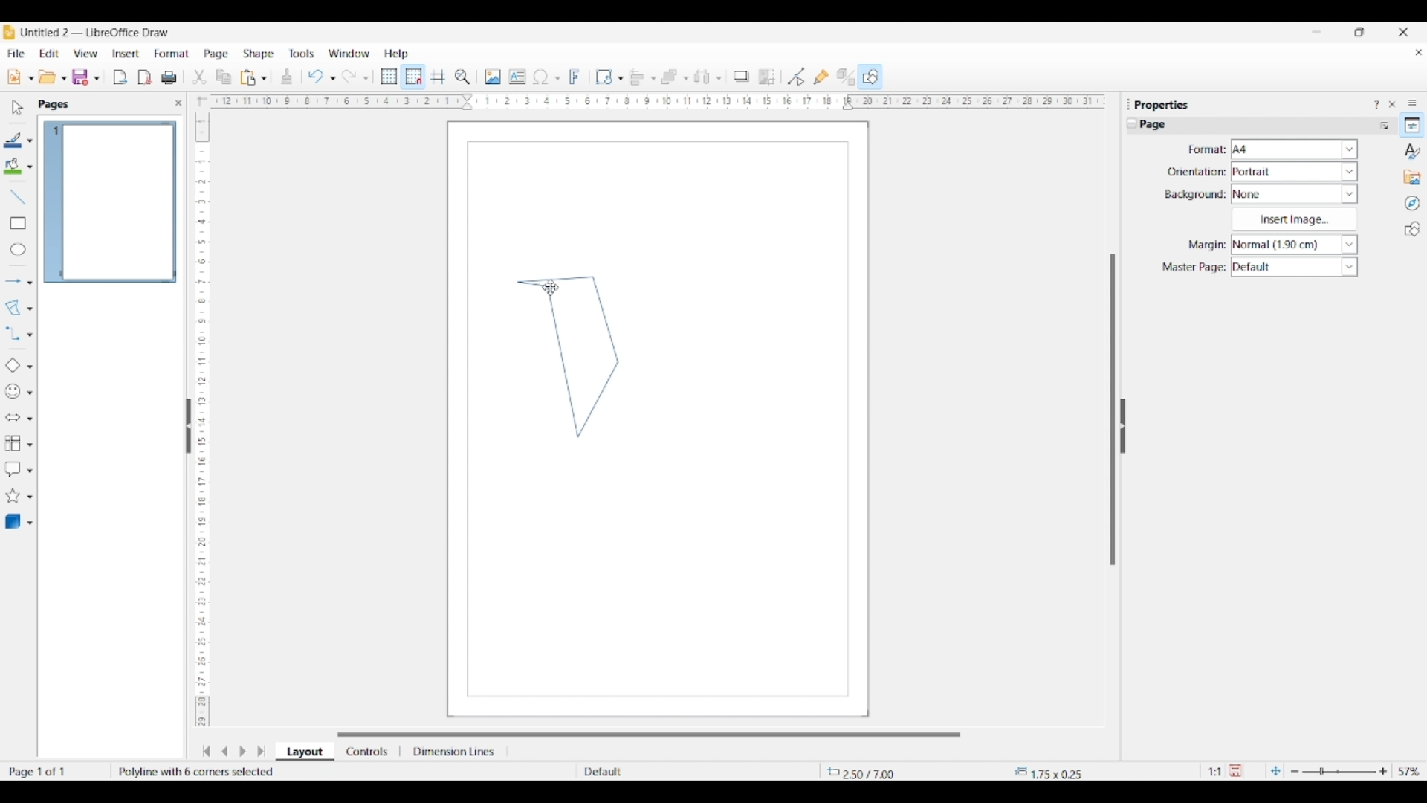 Image resolution: width=1427 pixels, height=803 pixels. I want to click on Rectangle, so click(18, 223).